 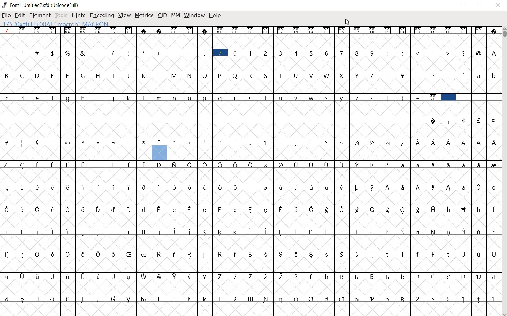 I want to click on Symbol, so click(x=432, y=209).